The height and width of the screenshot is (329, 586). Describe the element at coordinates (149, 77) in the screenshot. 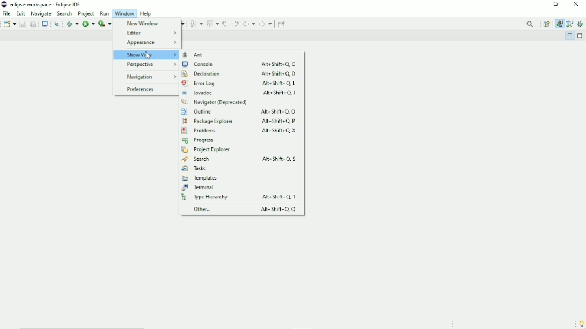

I see `Navigation` at that location.